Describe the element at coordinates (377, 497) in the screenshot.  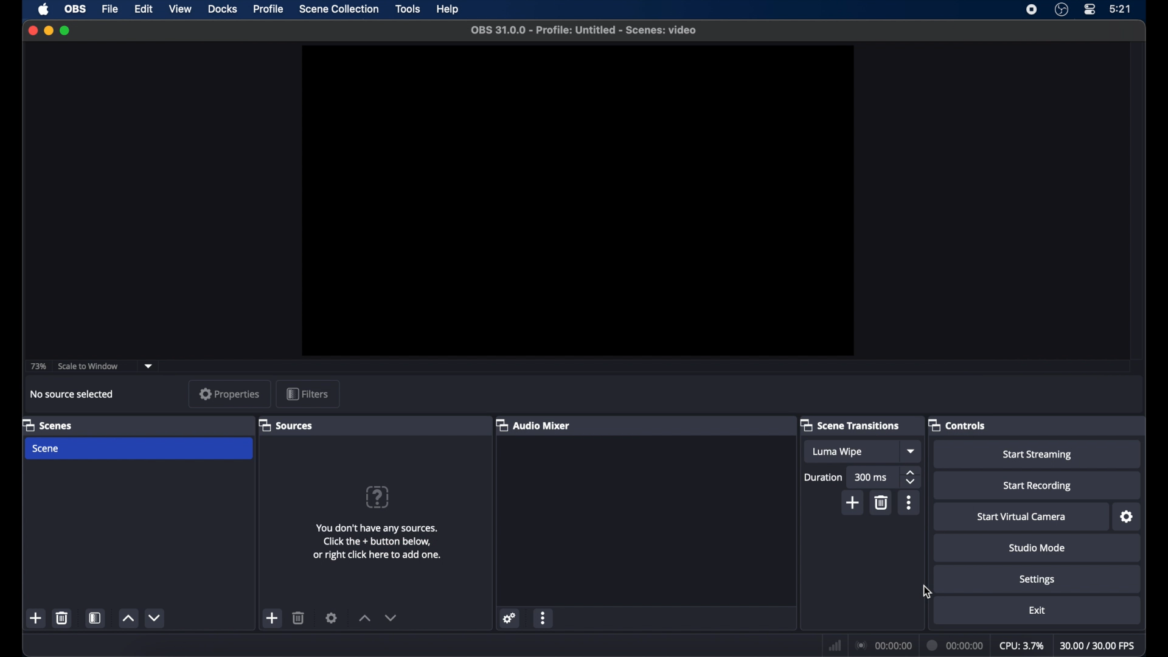
I see `question mark icon` at that location.